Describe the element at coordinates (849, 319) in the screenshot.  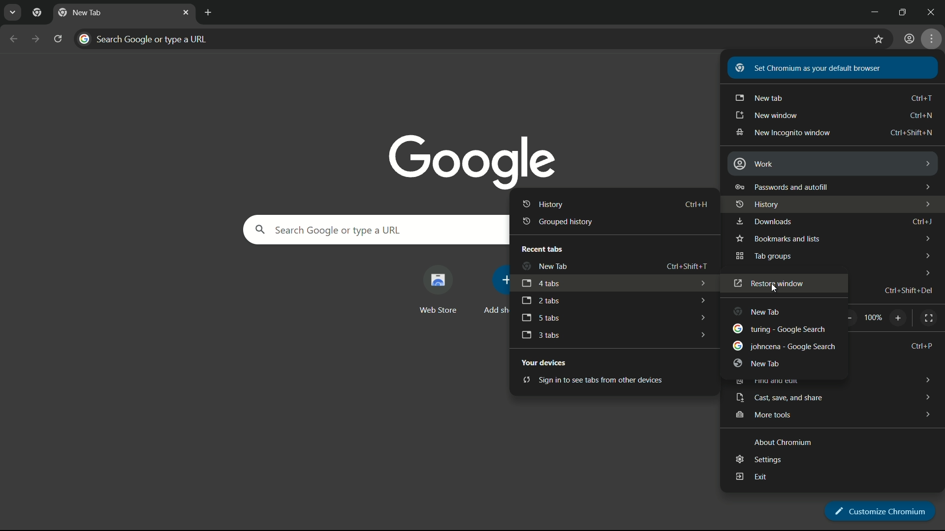
I see `zoom out` at that location.